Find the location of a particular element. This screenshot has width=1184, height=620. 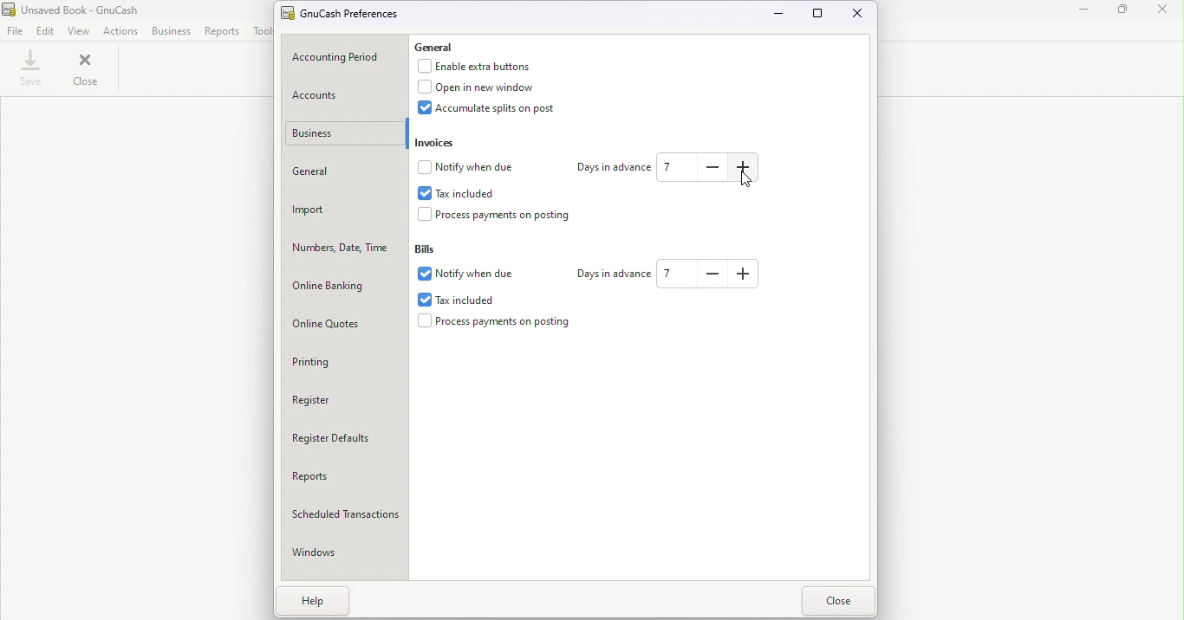

how many days in the future to warn about bills coming due is located at coordinates (745, 274).